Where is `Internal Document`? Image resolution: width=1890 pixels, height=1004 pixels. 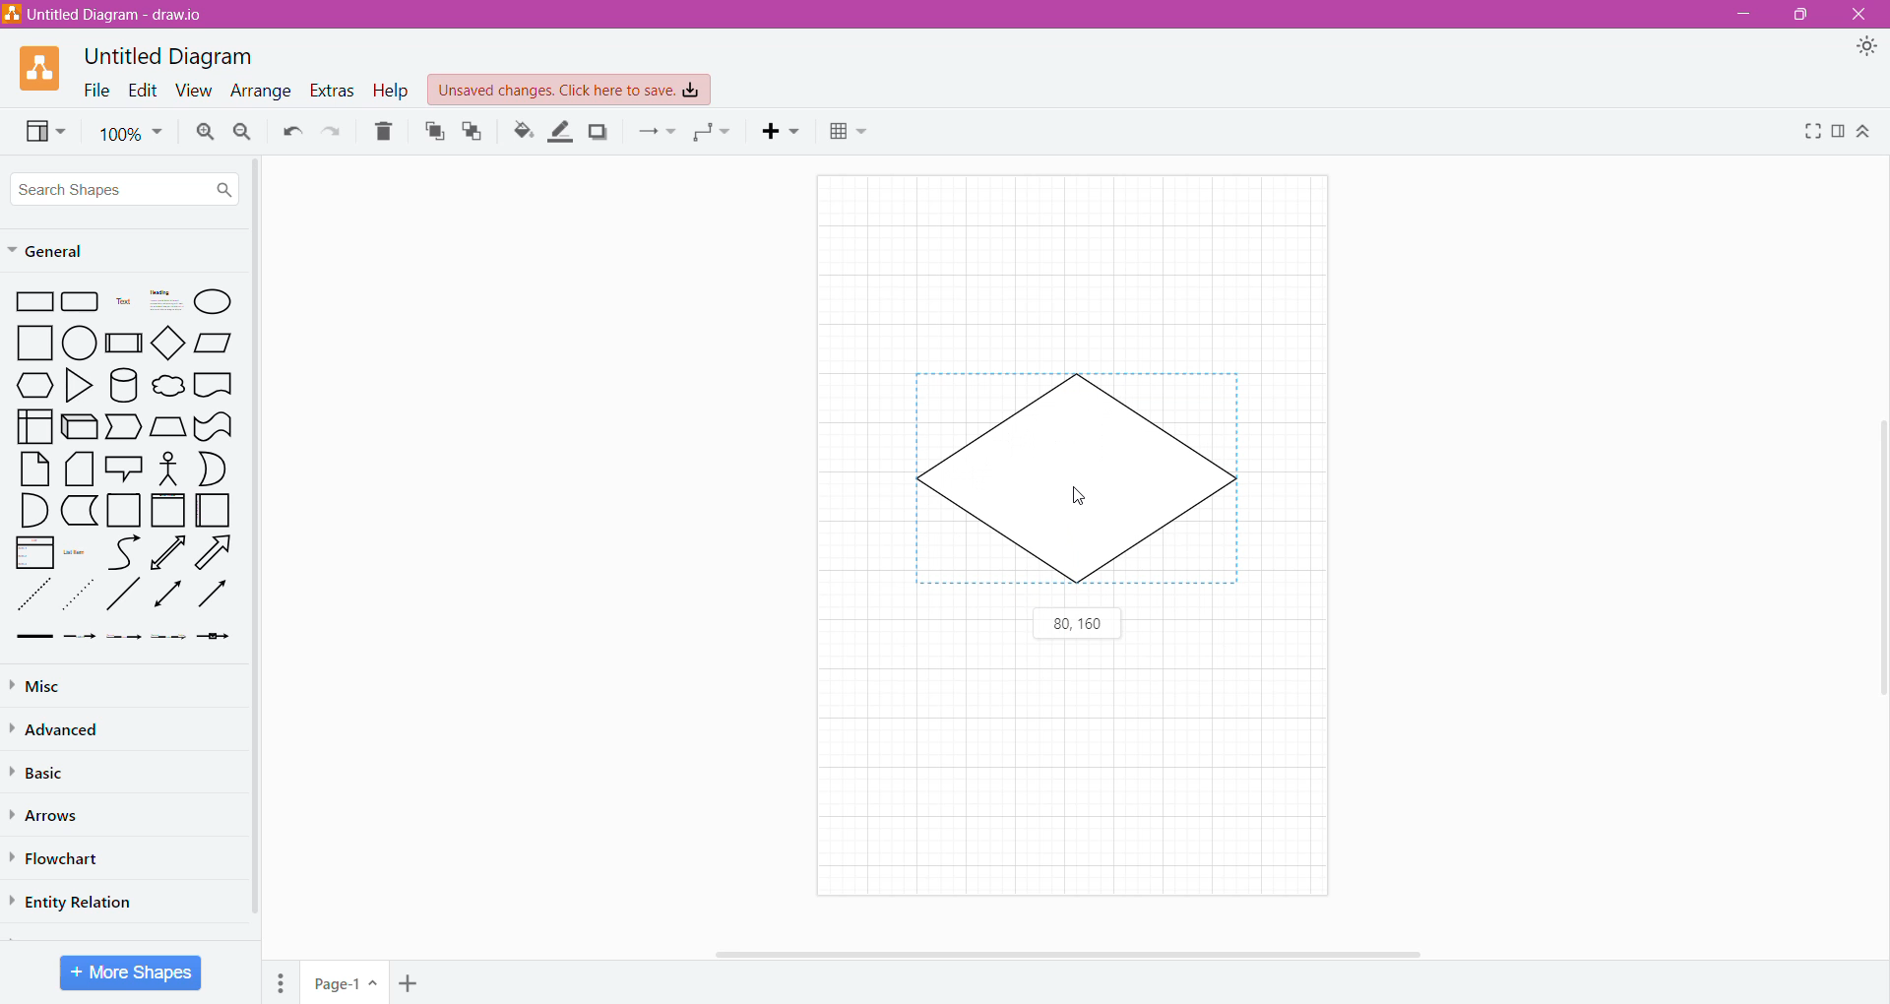
Internal Document is located at coordinates (33, 424).